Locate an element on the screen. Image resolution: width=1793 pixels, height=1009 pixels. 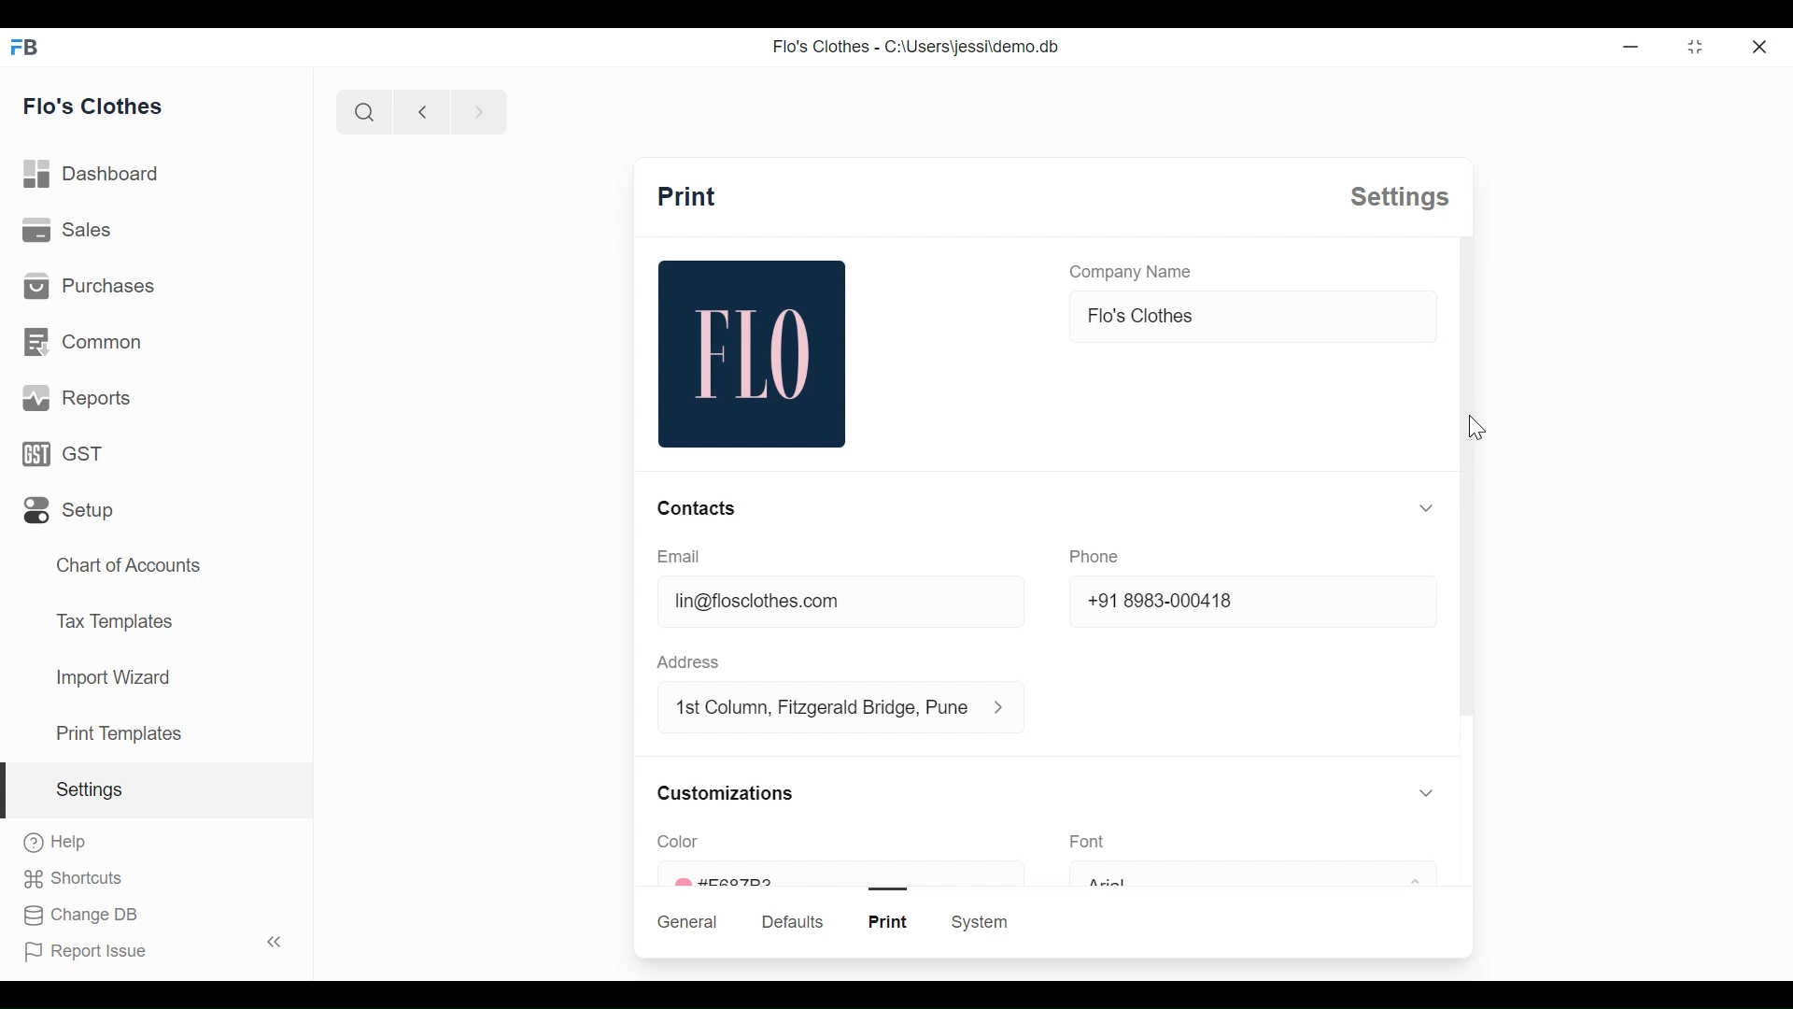
next is located at coordinates (480, 111).